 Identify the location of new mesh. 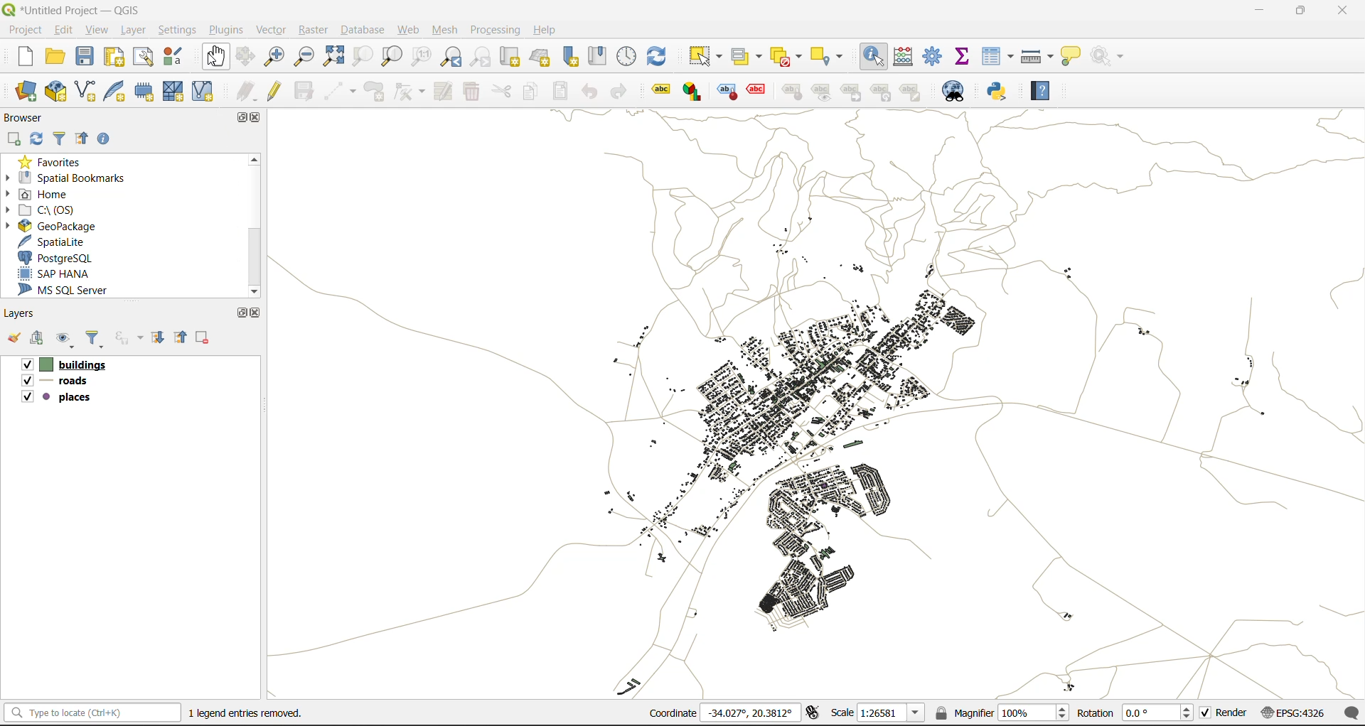
(174, 90).